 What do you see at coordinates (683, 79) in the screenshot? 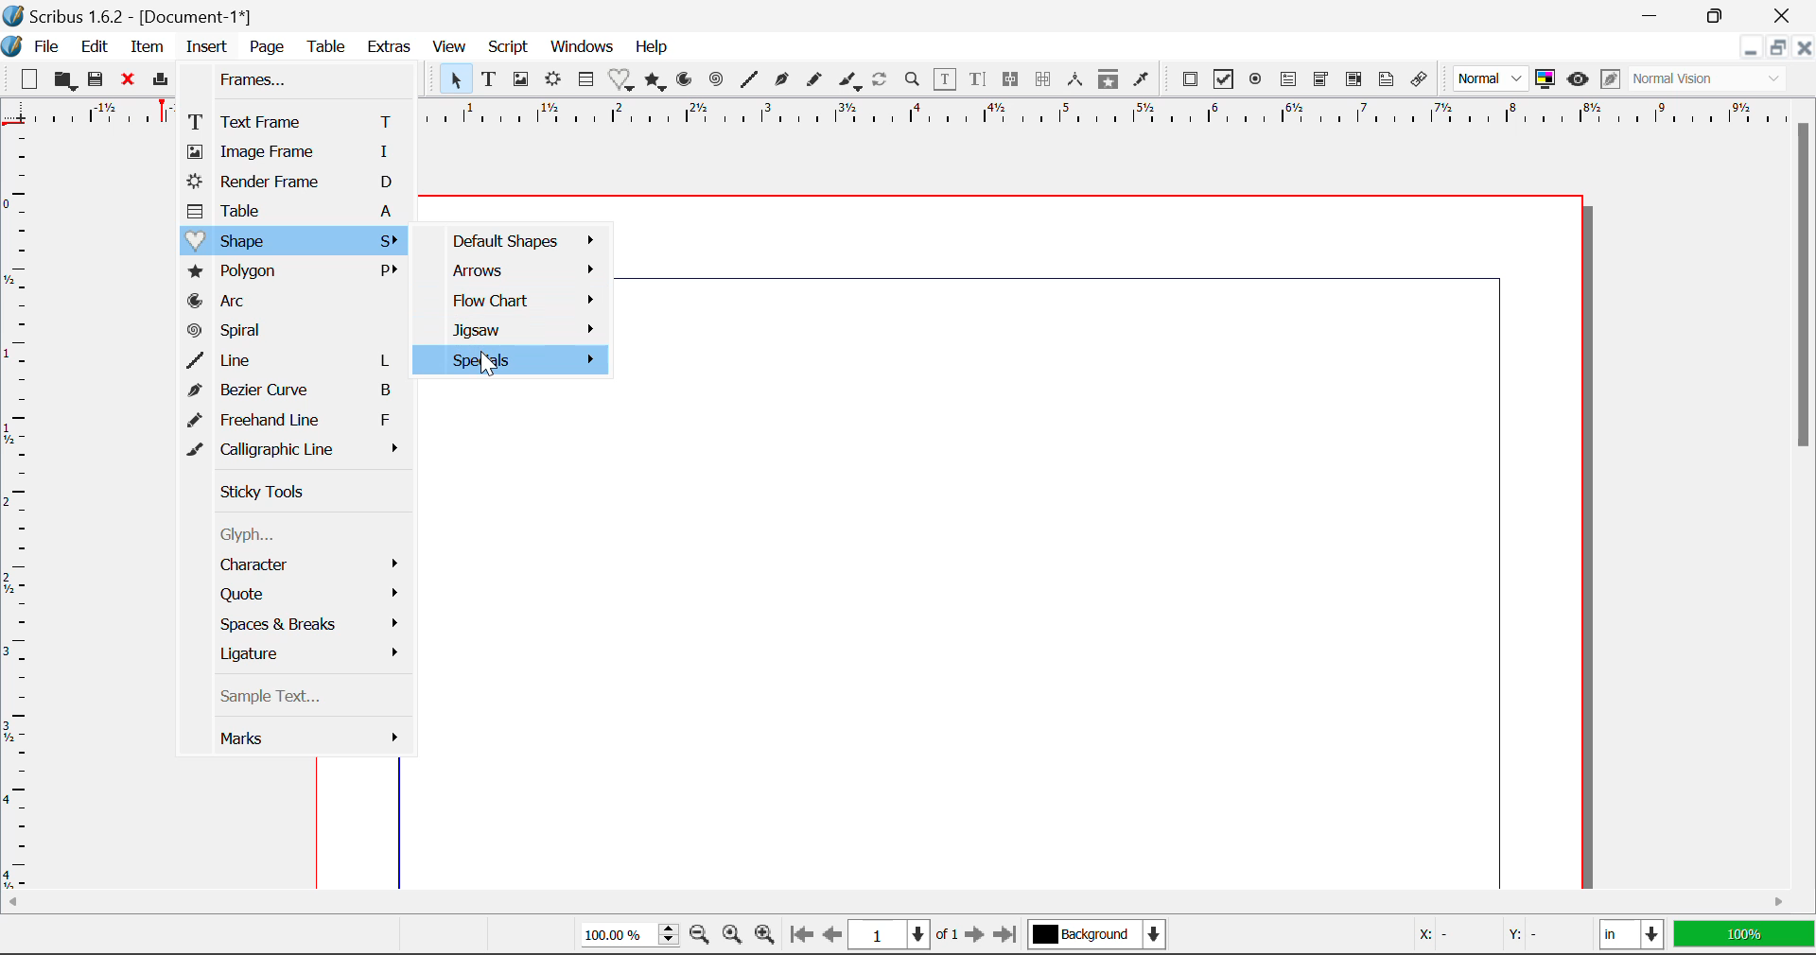
I see `Arcs` at bounding box center [683, 79].